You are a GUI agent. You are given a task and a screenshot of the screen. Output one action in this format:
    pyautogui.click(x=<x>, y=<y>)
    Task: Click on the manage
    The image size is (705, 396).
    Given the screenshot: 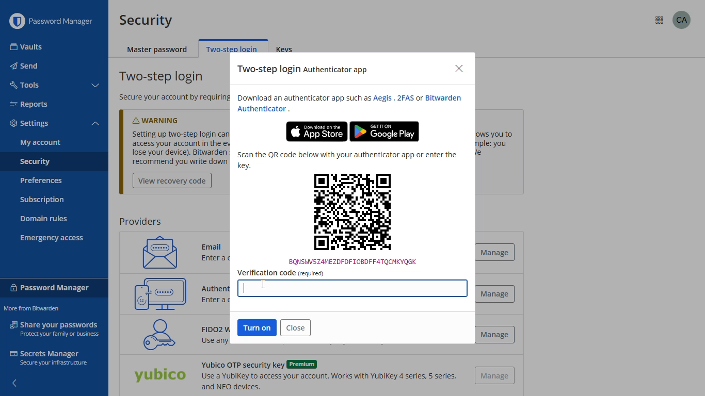 What is the action you would take?
    pyautogui.click(x=494, y=335)
    